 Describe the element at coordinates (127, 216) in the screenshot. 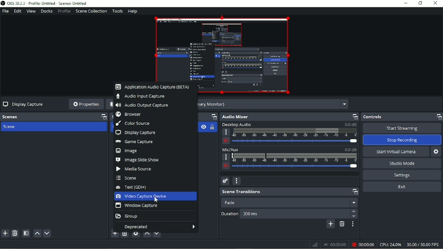

I see `Group` at that location.